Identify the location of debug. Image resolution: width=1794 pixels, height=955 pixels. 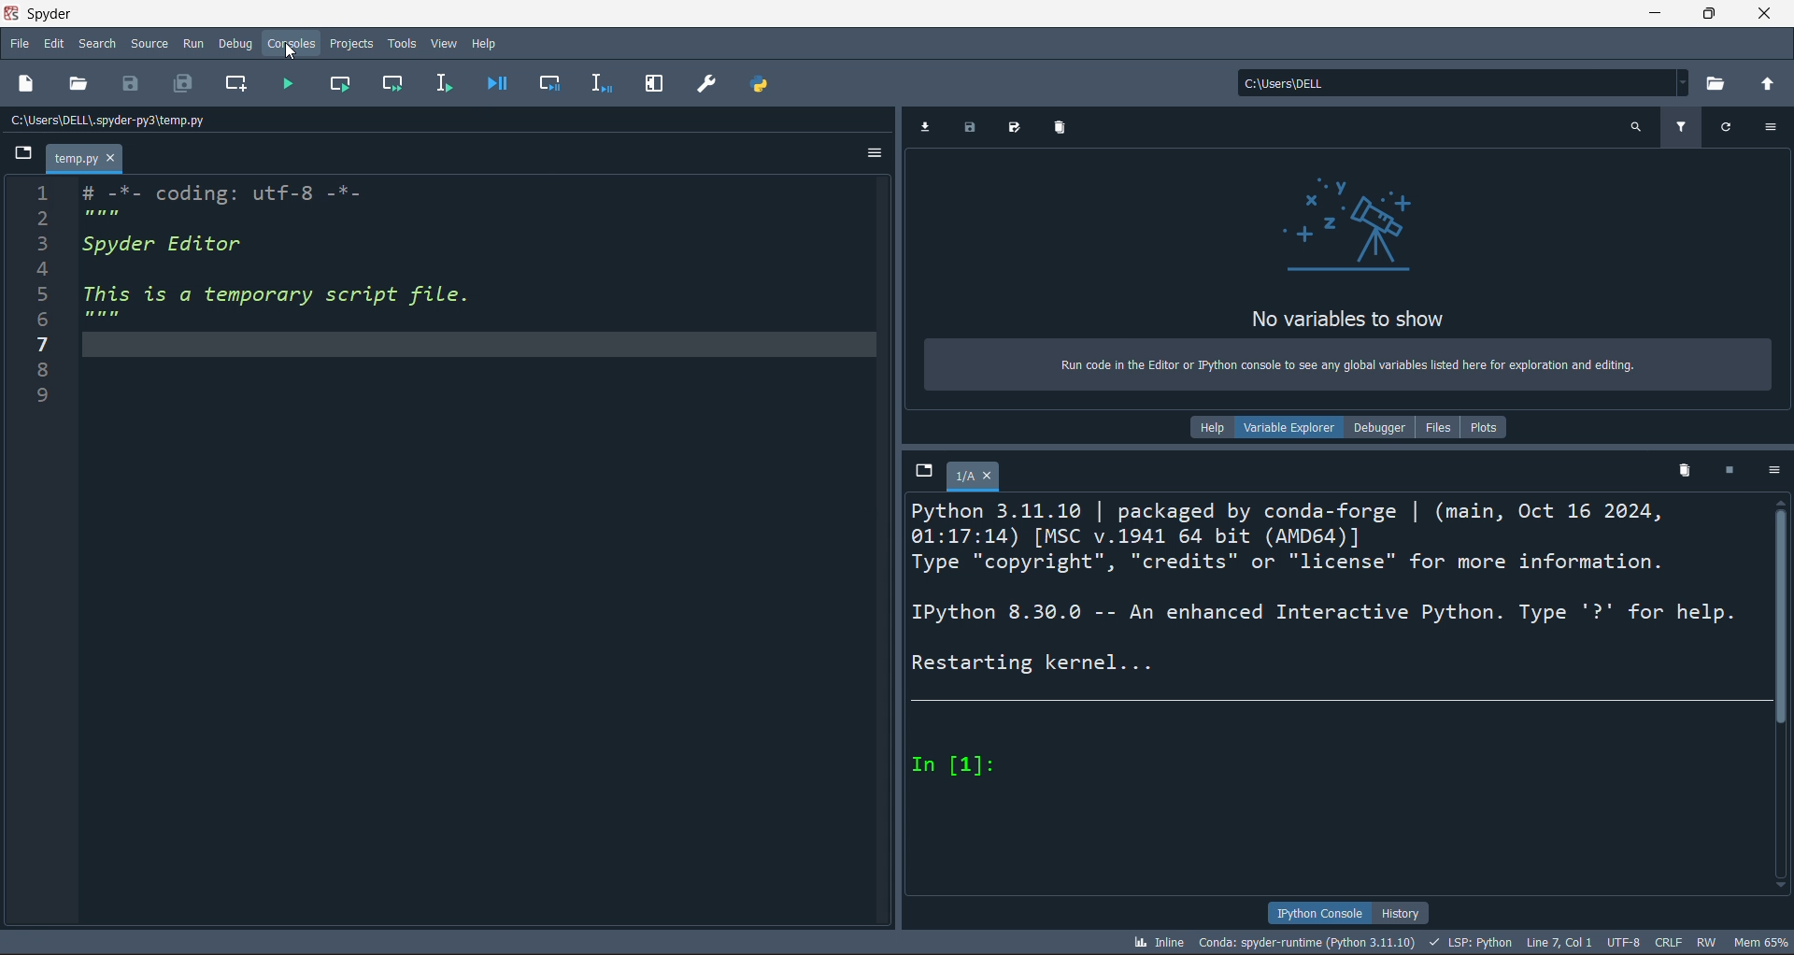
(237, 44).